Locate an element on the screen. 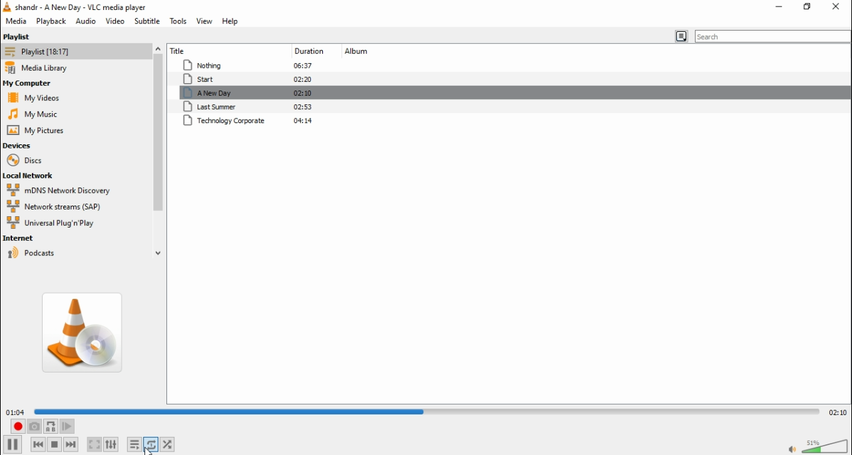 The width and height of the screenshot is (852, 455). play/pause is located at coordinates (12, 445).